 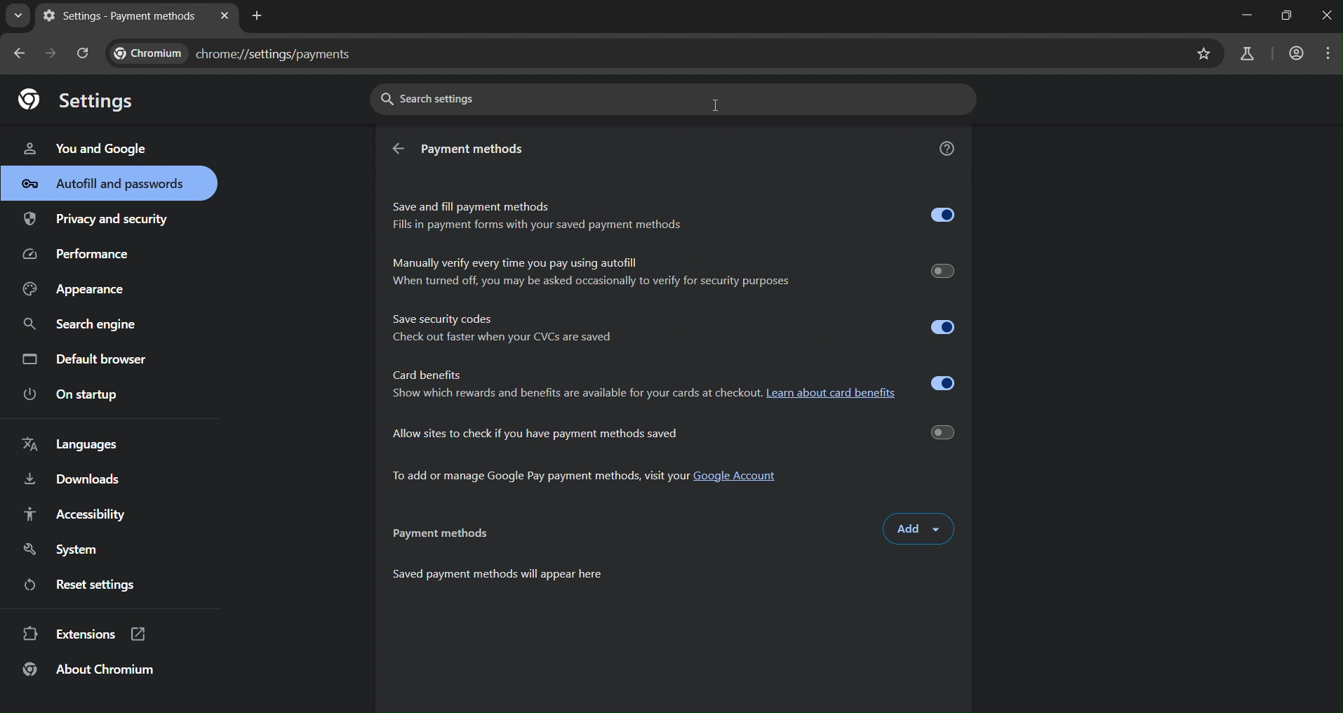 I want to click on Save and fill payment methods
Fills in payment forms with your saved payment methods, so click(x=671, y=215).